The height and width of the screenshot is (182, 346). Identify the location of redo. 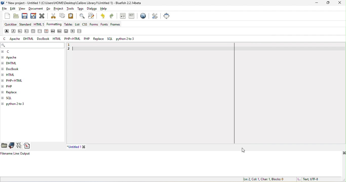
(113, 17).